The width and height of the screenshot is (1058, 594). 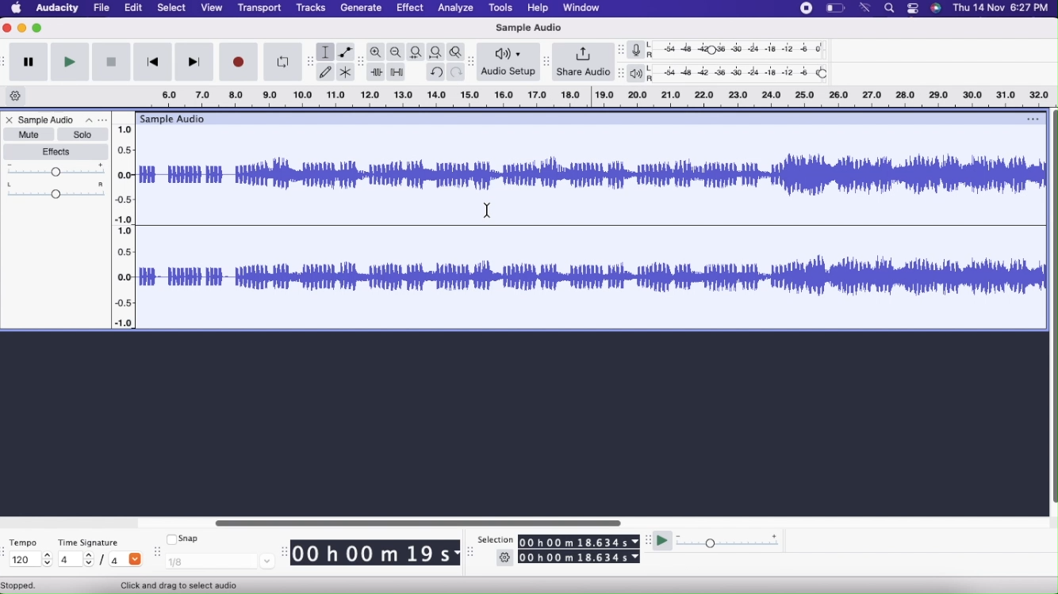 What do you see at coordinates (238, 63) in the screenshot?
I see `Record` at bounding box center [238, 63].